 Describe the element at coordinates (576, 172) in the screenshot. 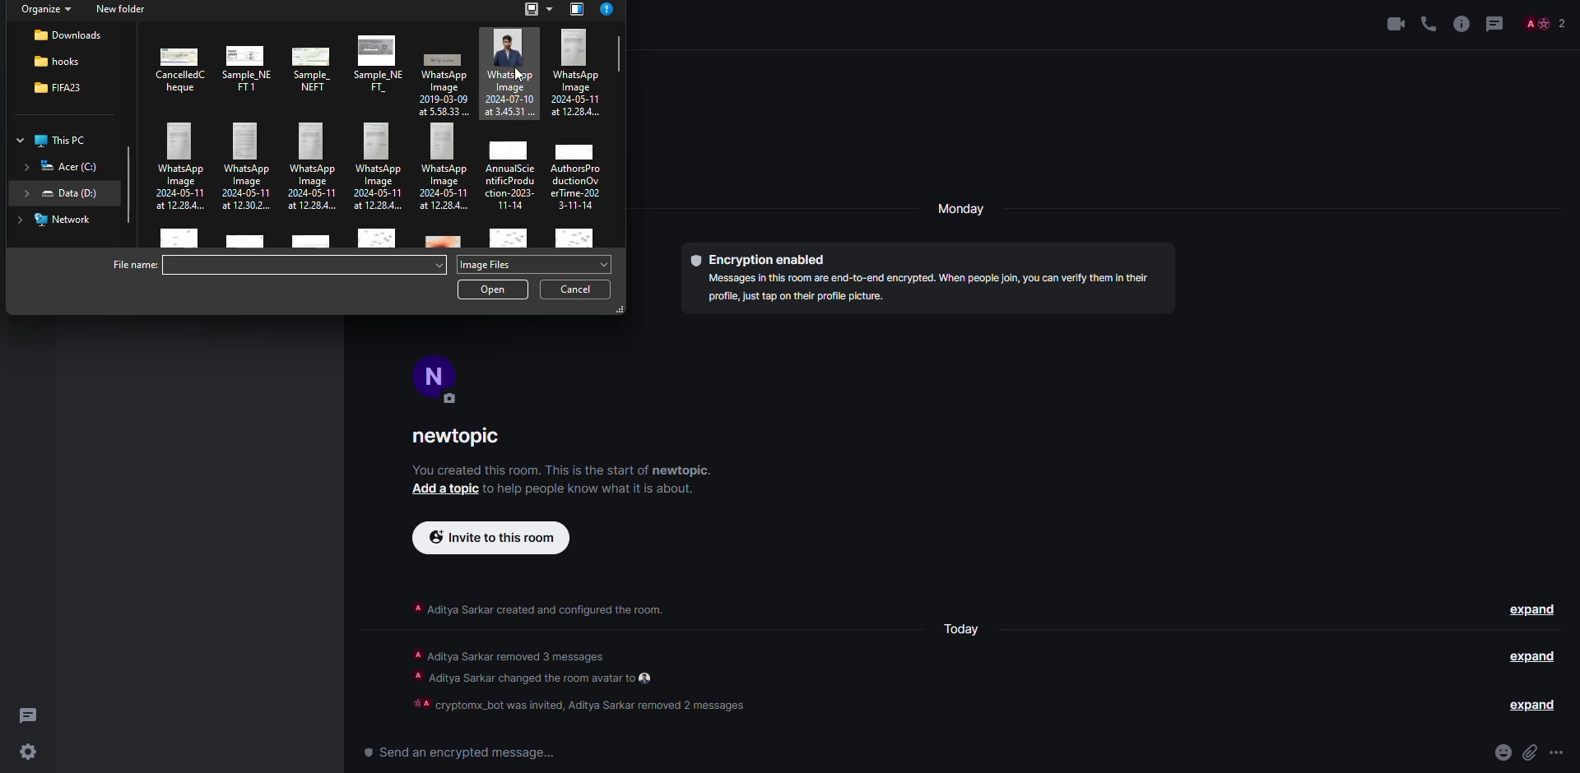

I see `click to select` at that location.